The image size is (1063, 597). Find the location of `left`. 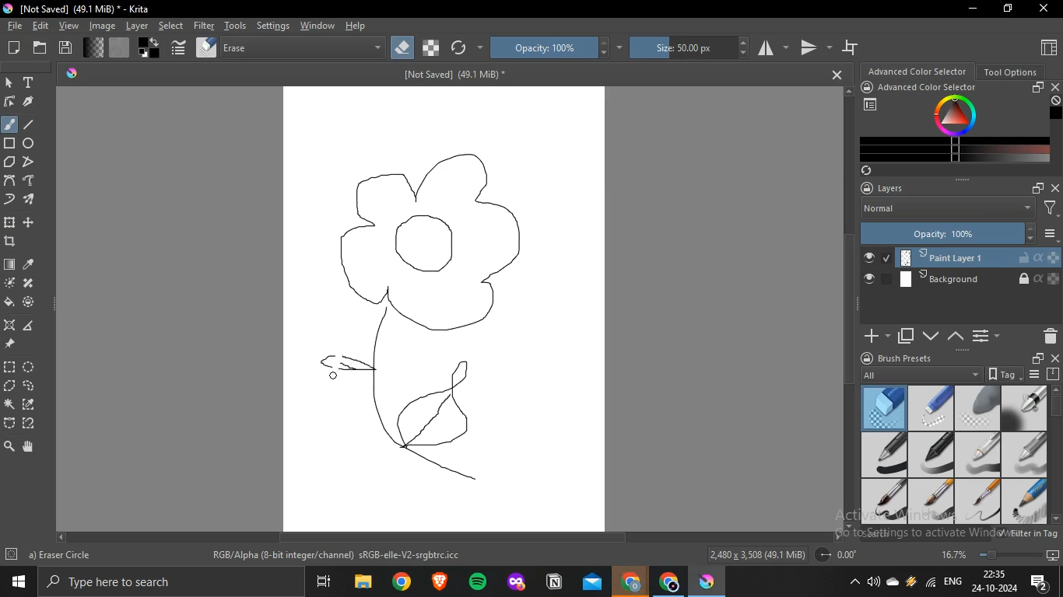

left is located at coordinates (60, 536).